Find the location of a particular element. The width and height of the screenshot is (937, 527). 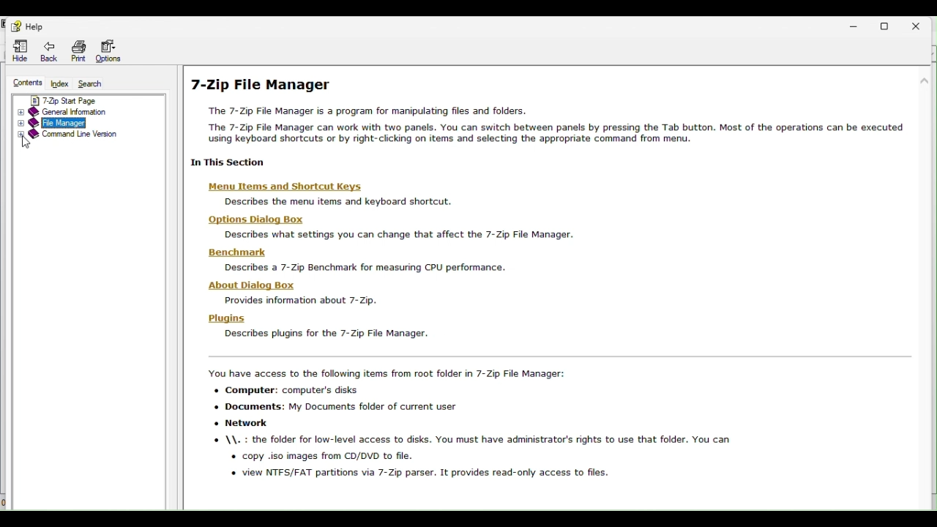

Menu Items and Shortcut Keys is located at coordinates (287, 187).